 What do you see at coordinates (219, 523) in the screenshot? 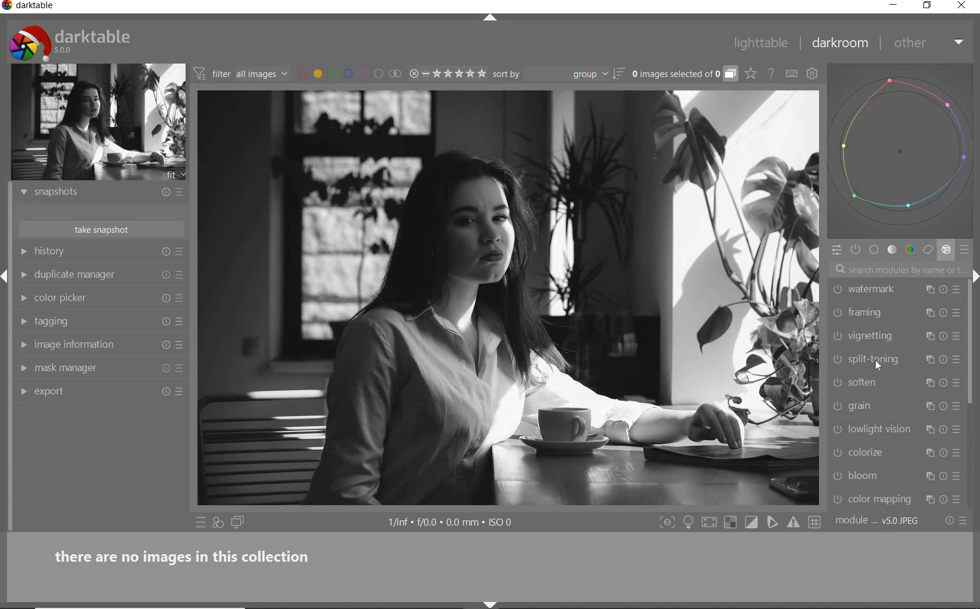
I see `quick access for applying any of your styles` at bounding box center [219, 523].